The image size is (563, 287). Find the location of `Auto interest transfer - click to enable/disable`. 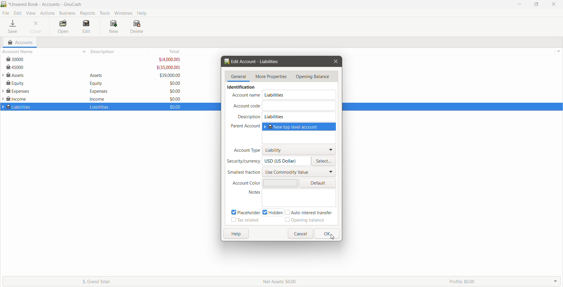

Auto interest transfer - click to enable/disable is located at coordinates (311, 212).